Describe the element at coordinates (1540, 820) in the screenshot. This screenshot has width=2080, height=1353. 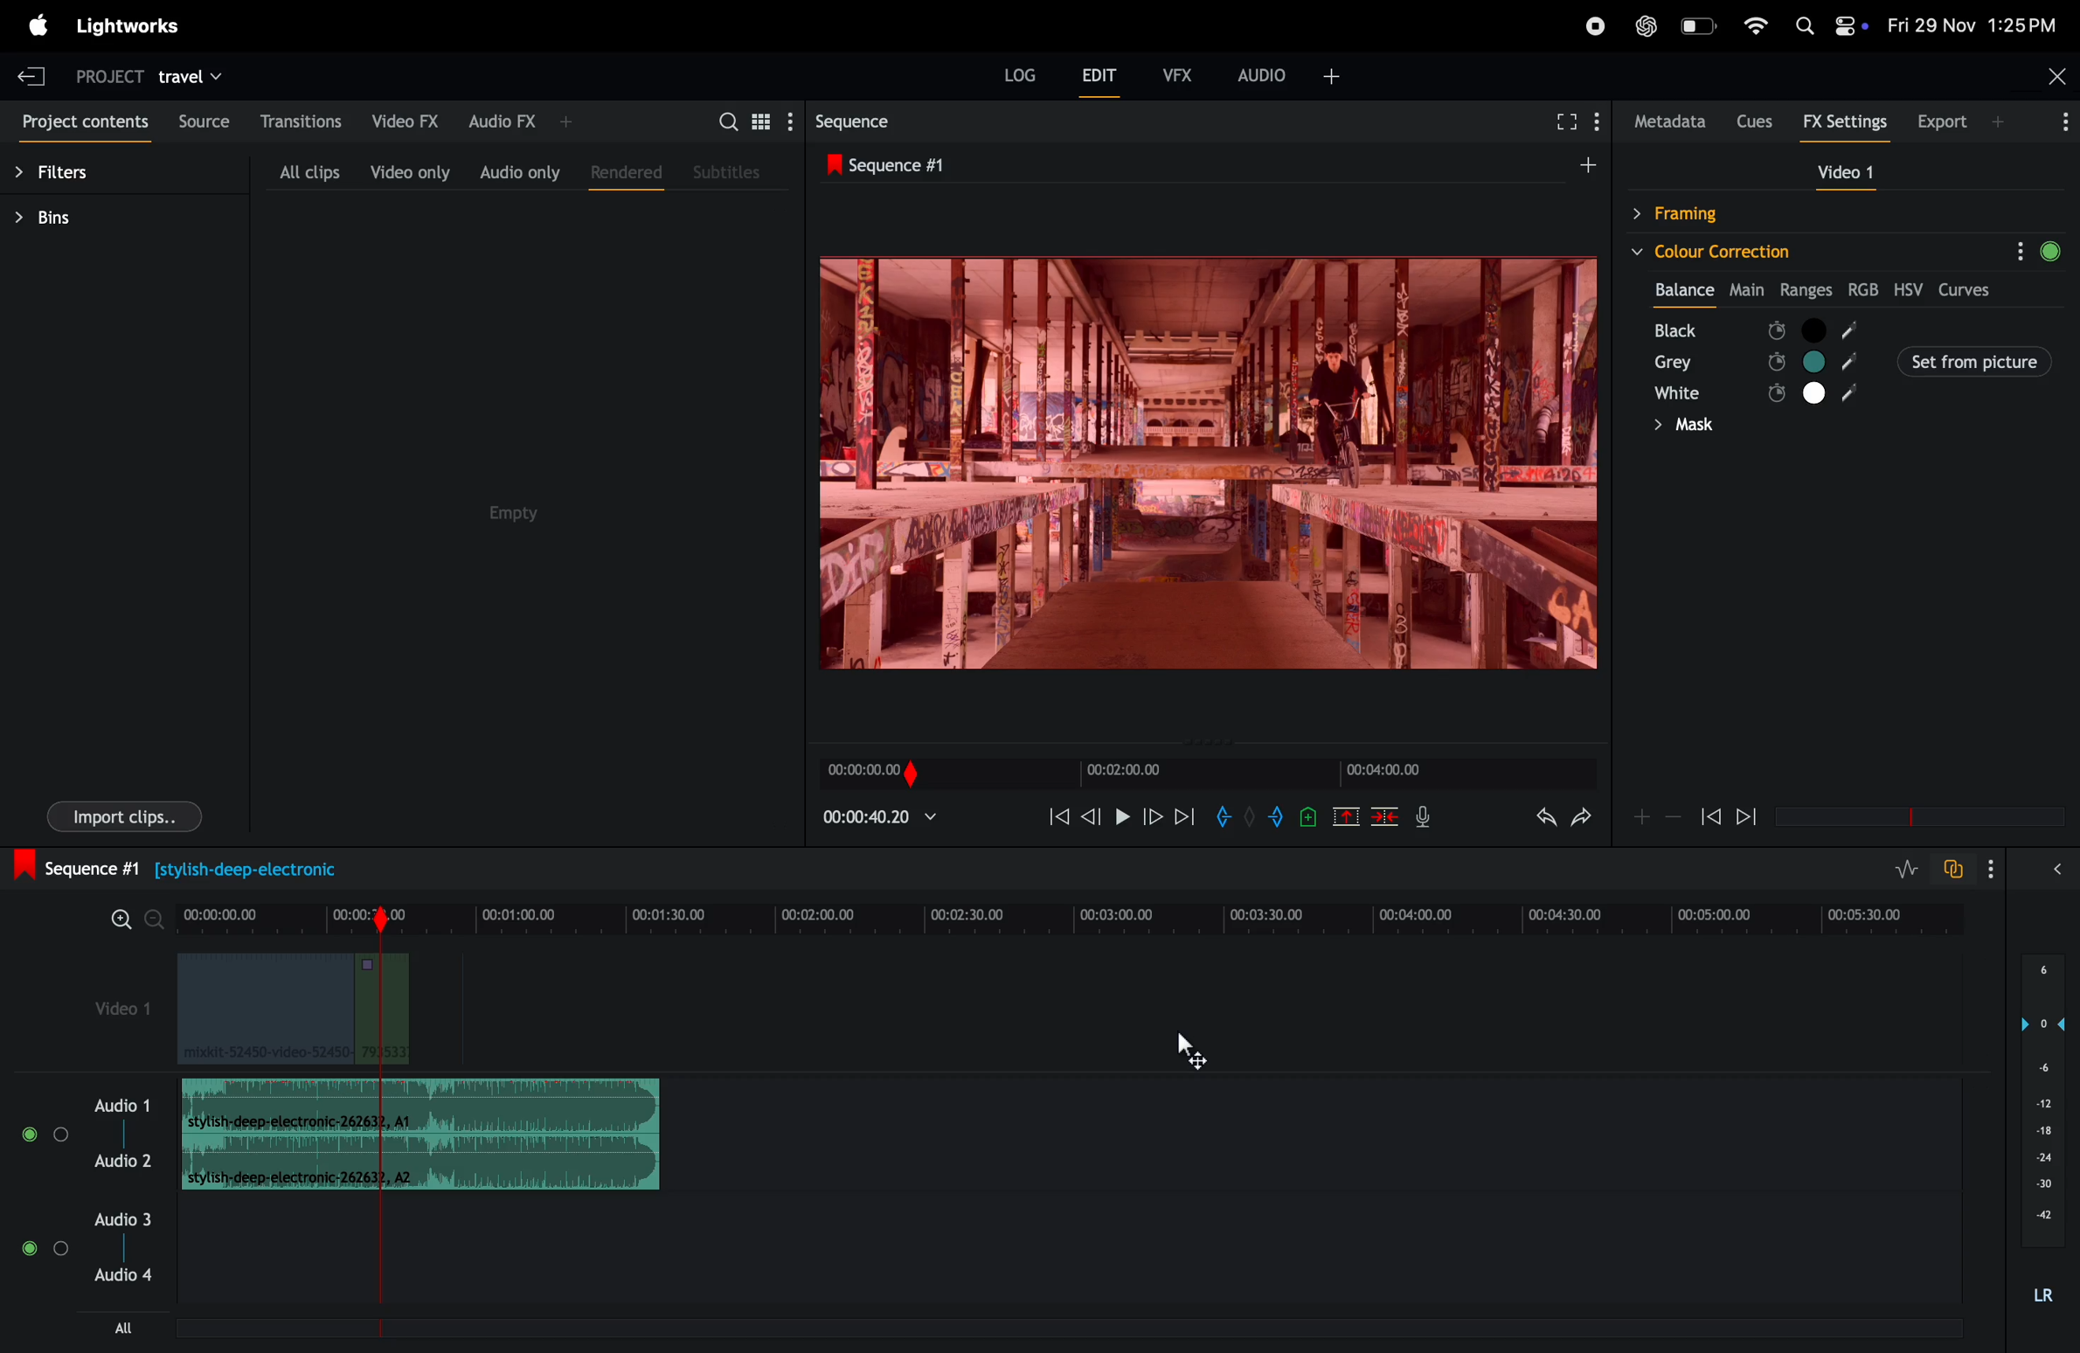
I see `undo` at that location.